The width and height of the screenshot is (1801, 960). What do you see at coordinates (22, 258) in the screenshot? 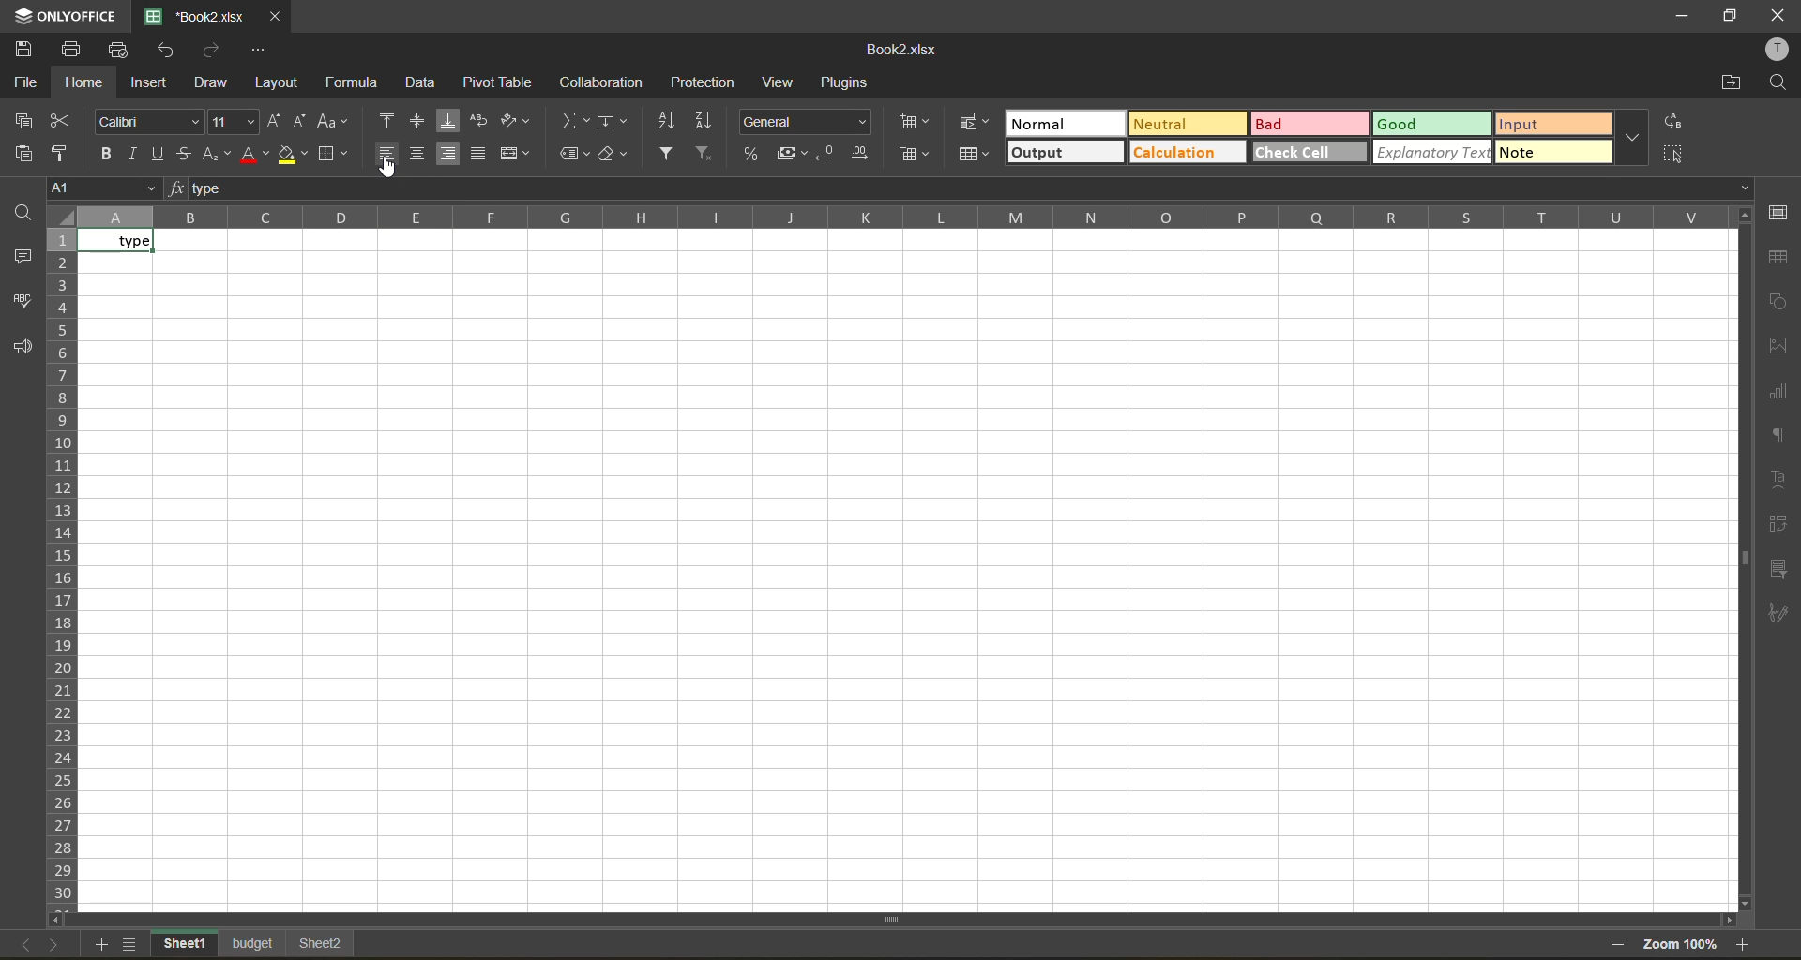
I see `comments` at bounding box center [22, 258].